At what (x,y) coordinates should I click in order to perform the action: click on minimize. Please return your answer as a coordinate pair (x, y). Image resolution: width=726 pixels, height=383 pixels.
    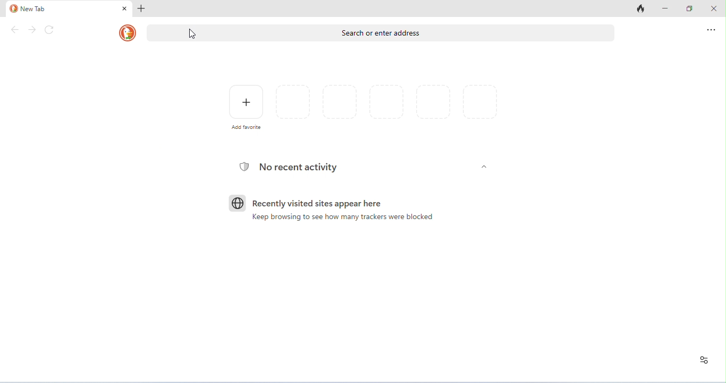
    Looking at the image, I should click on (668, 7).